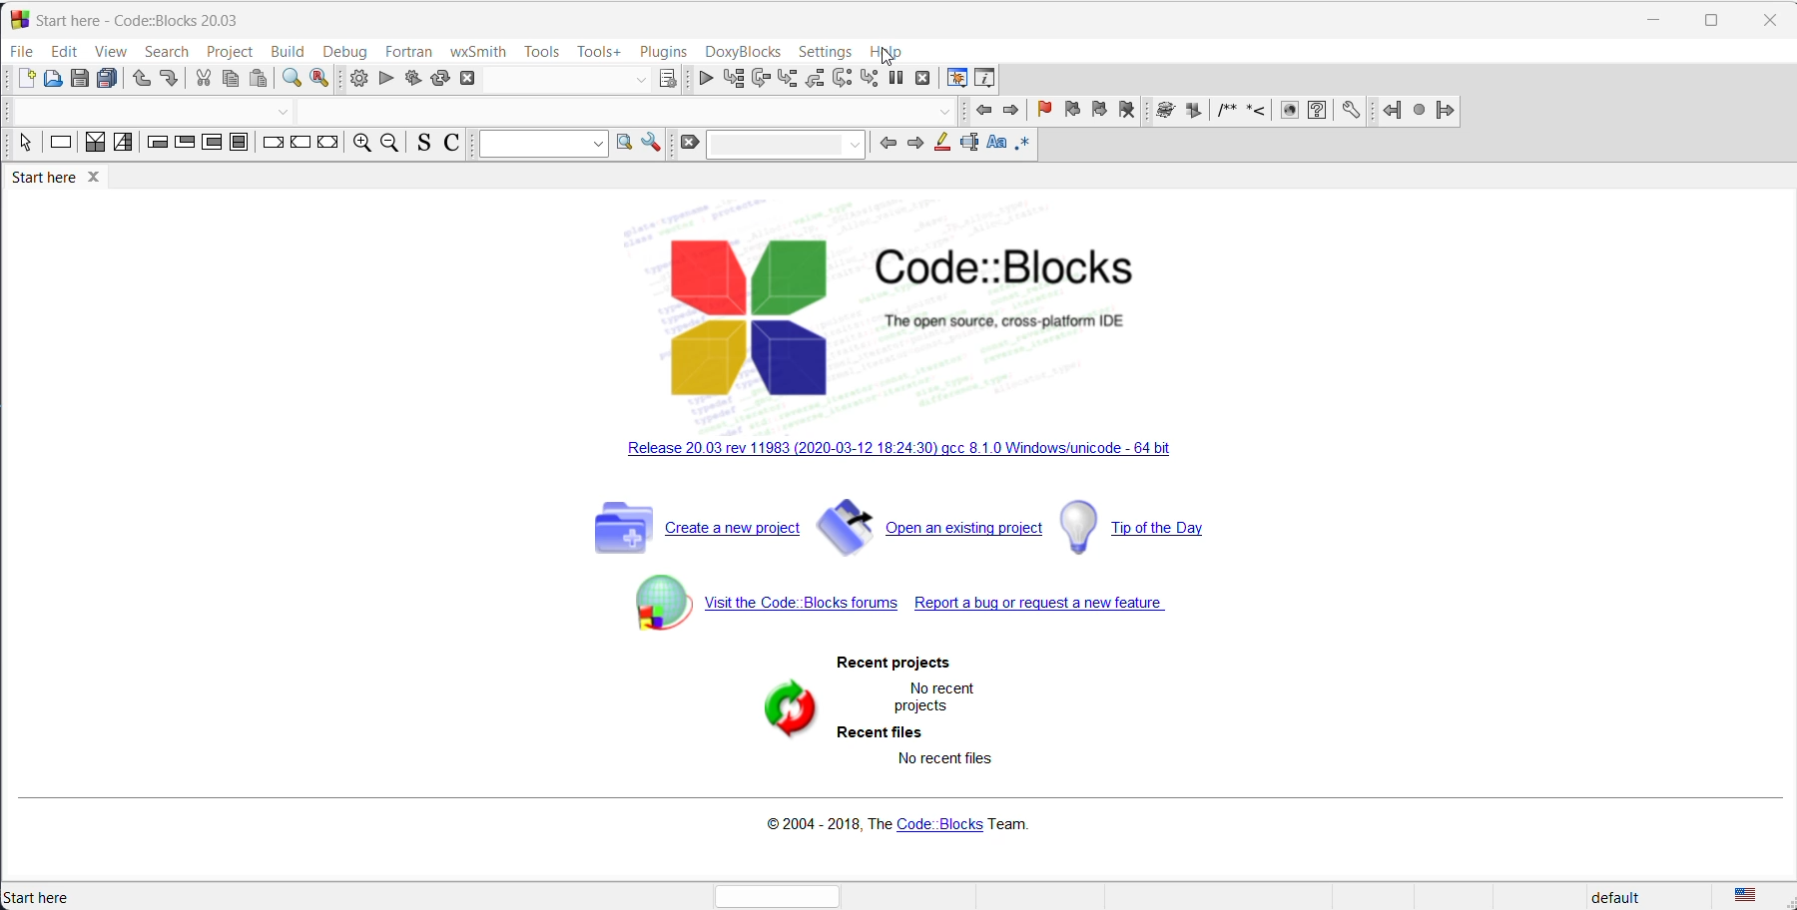  What do you see at coordinates (242, 147) in the screenshot?
I see `block instruction` at bounding box center [242, 147].